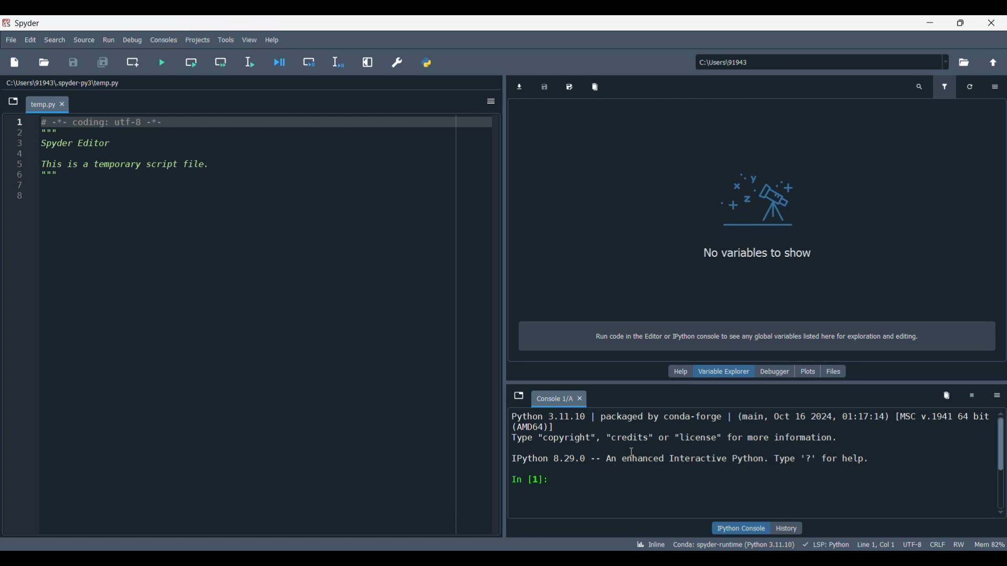 This screenshot has width=1007, height=566. What do you see at coordinates (991, 23) in the screenshot?
I see `Close interface` at bounding box center [991, 23].